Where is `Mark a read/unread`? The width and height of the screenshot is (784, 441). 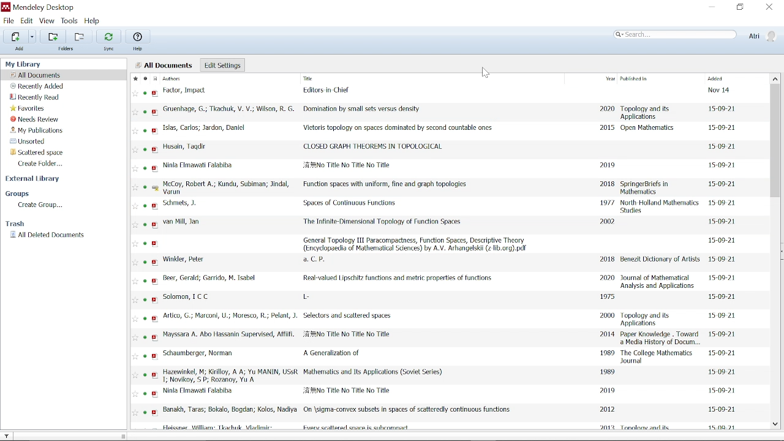
Mark a read/unread is located at coordinates (145, 79).